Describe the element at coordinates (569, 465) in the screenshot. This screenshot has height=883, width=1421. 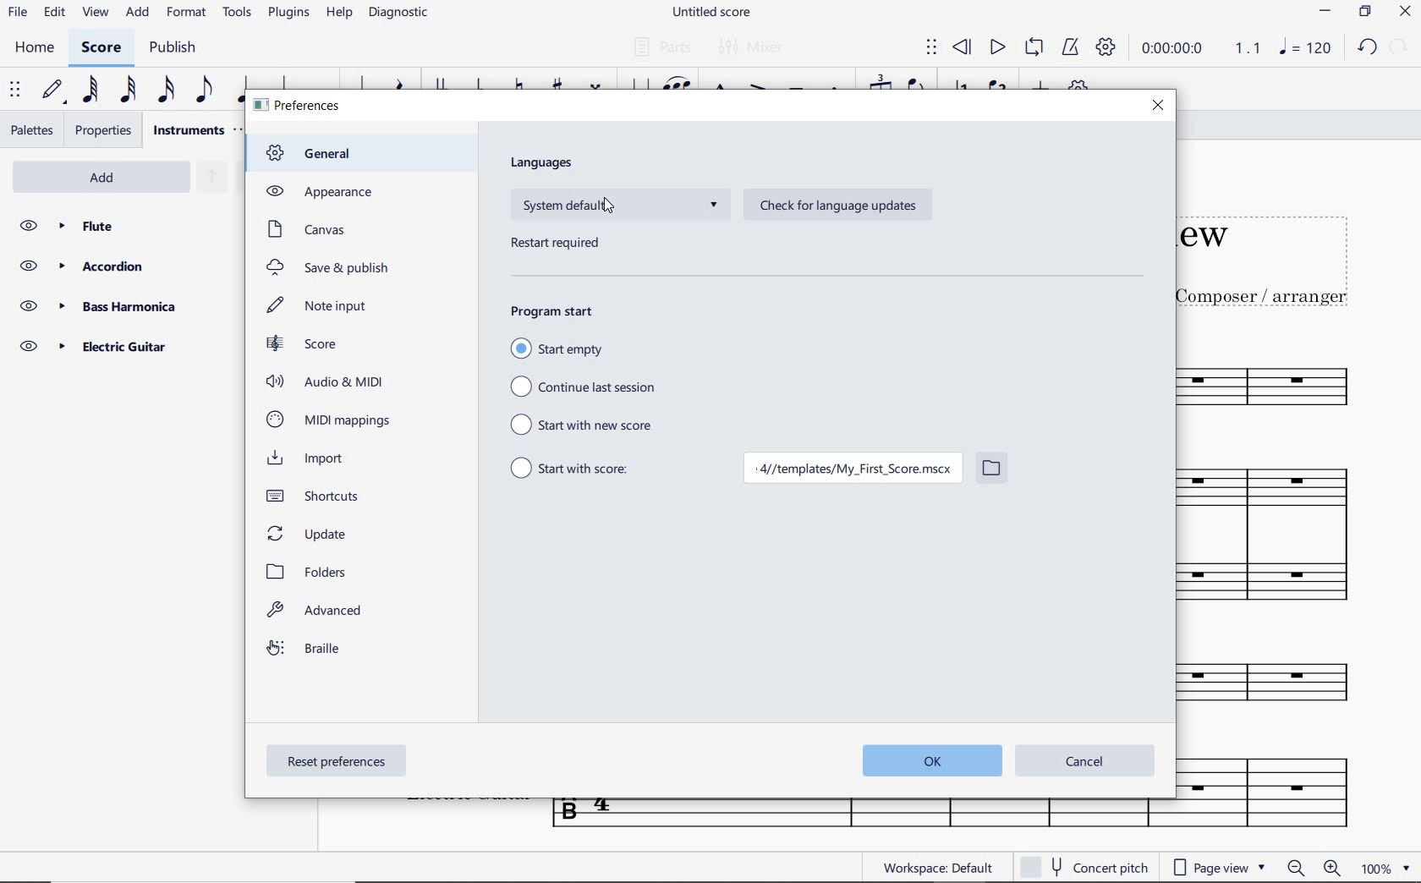
I see `start with score` at that location.